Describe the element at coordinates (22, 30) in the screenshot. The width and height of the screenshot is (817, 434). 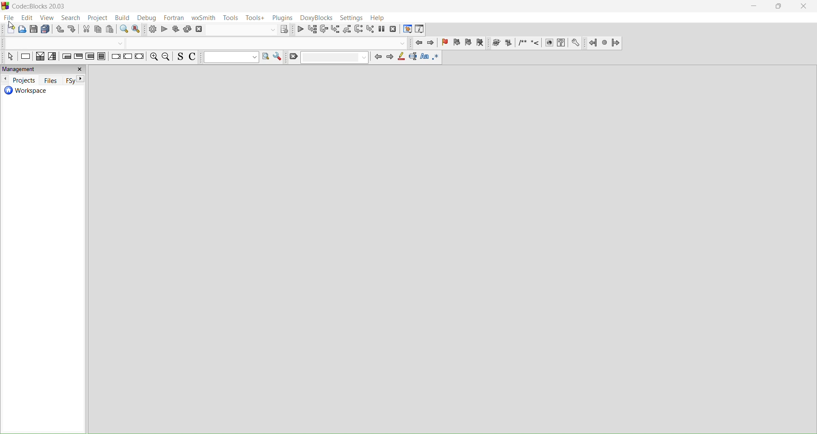
I see `open` at that location.